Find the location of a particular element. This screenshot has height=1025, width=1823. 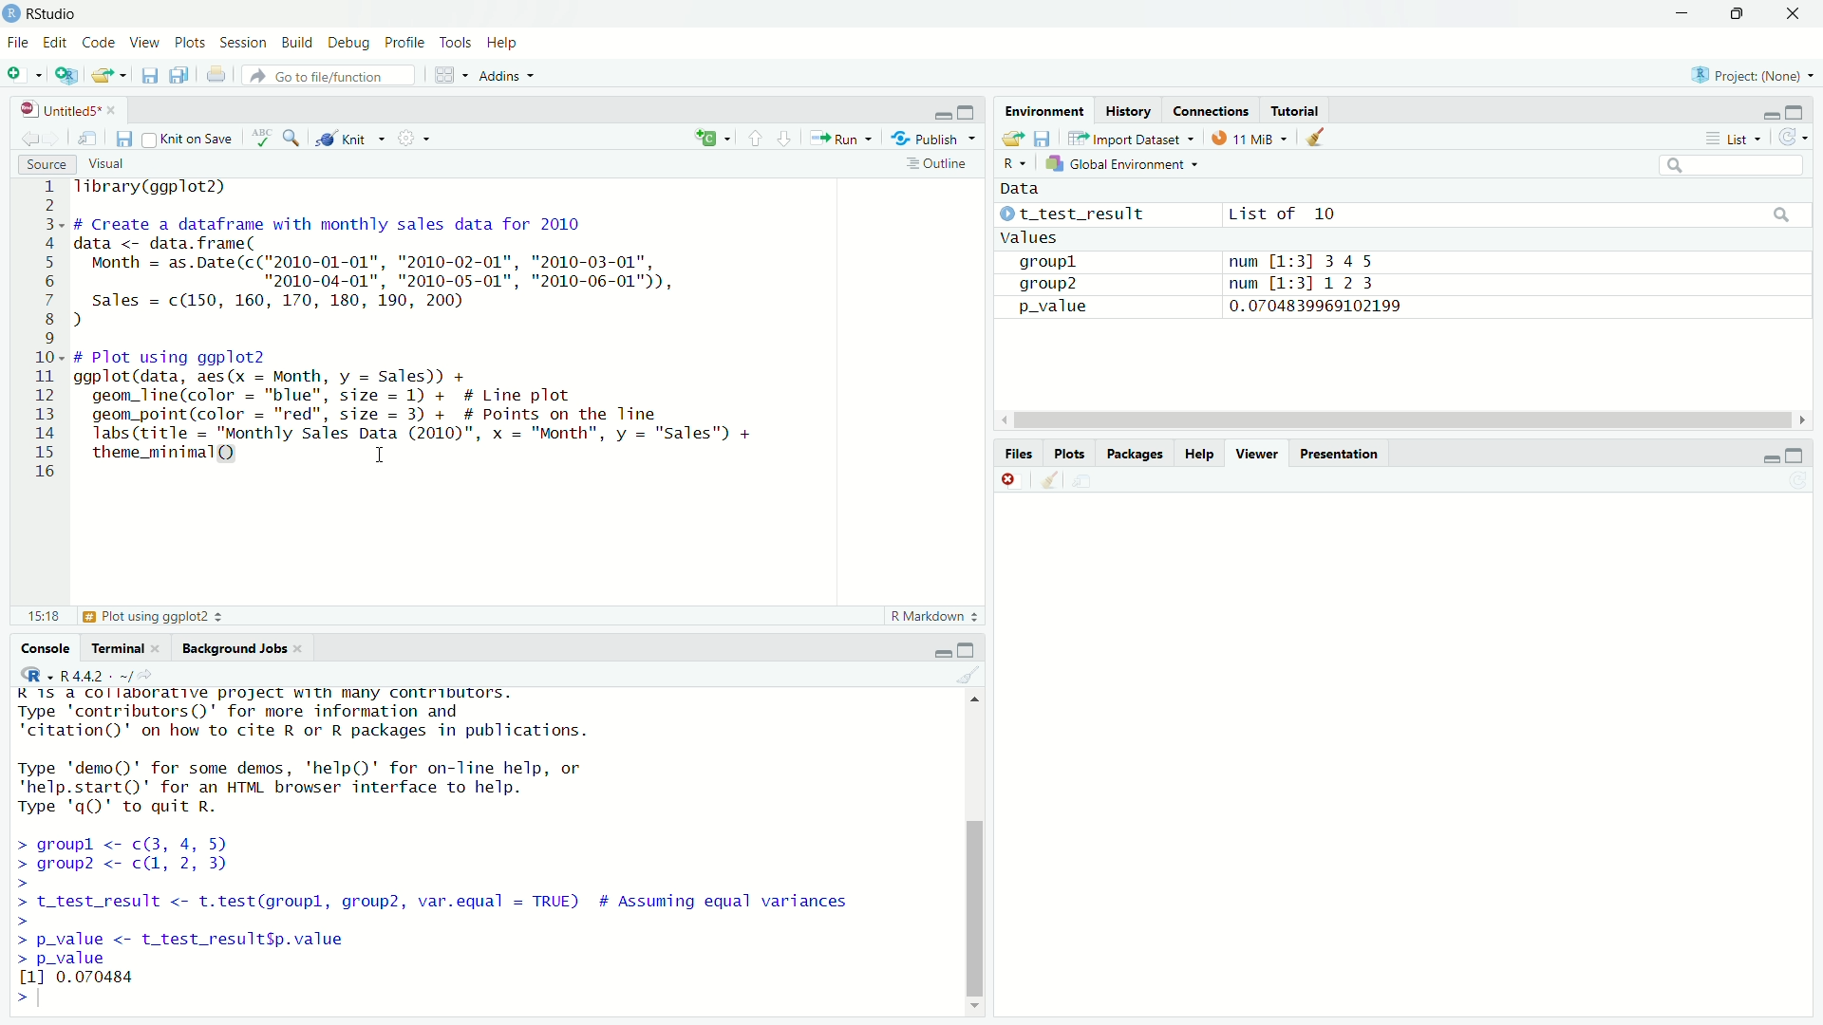

Knit on Save is located at coordinates (190, 138).